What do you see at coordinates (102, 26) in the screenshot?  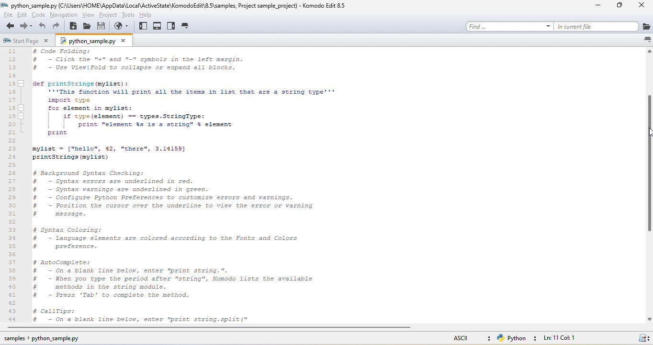 I see `save` at bounding box center [102, 26].